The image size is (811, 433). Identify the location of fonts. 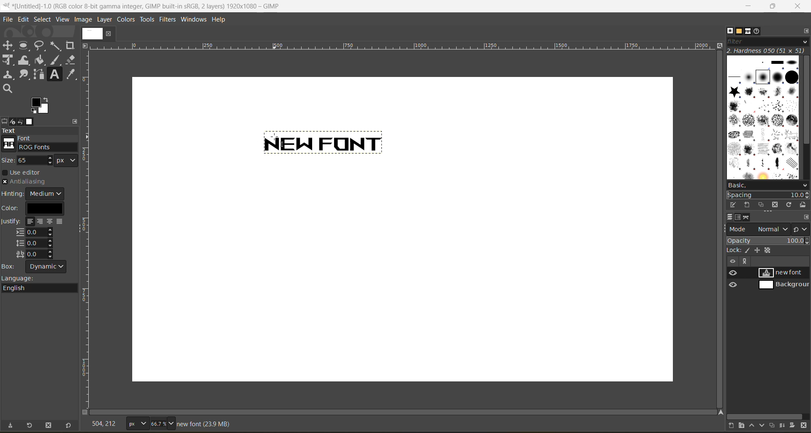
(750, 32).